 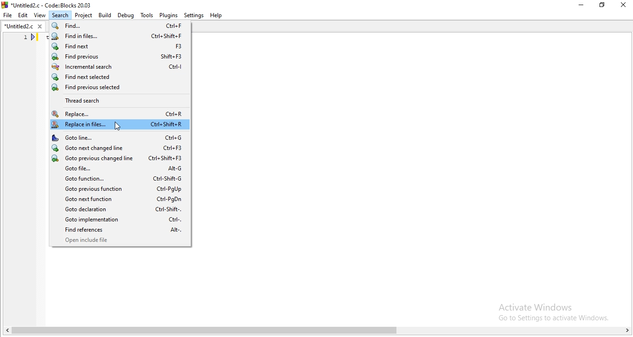 I want to click on Cursor, so click(x=118, y=126).